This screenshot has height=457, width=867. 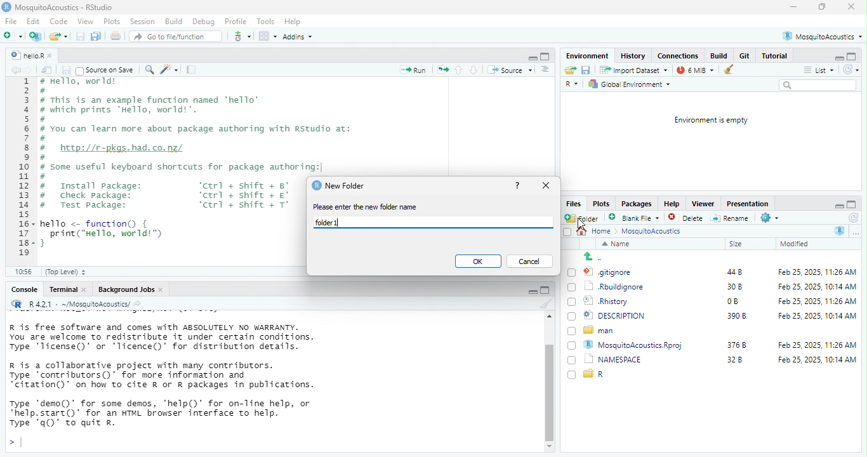 I want to click on checkbox, so click(x=572, y=288).